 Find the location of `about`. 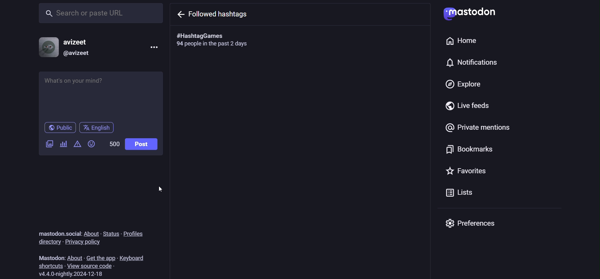

about is located at coordinates (91, 233).